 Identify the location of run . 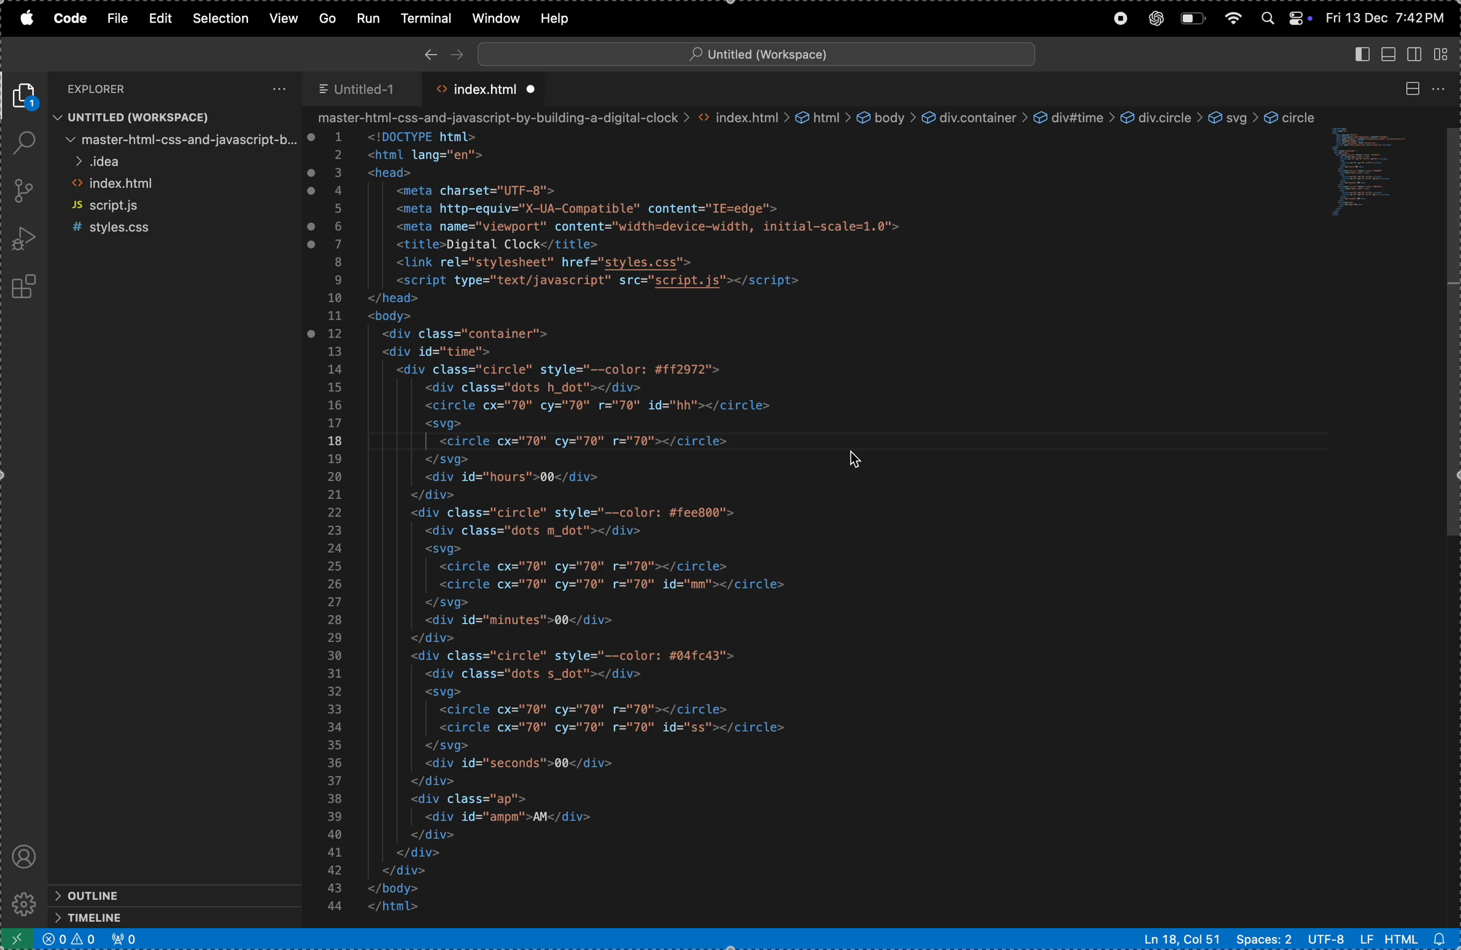
(367, 17).